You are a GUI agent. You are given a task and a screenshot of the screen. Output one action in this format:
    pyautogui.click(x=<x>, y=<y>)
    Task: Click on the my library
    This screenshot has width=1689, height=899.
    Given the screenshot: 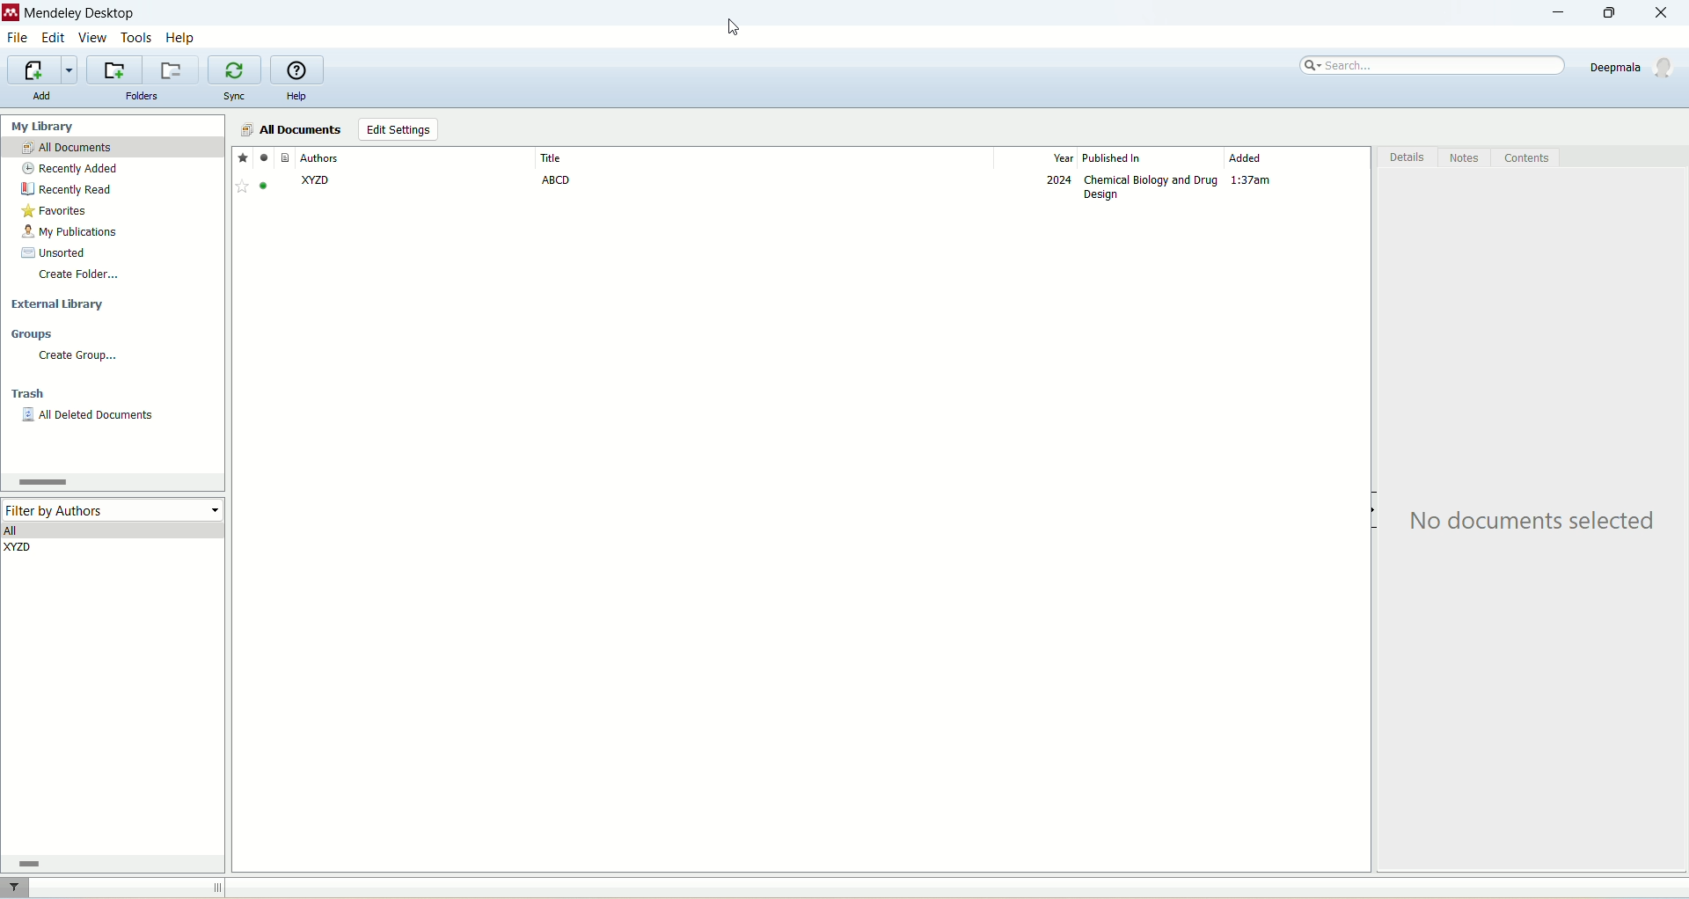 What is the action you would take?
    pyautogui.click(x=45, y=126)
    